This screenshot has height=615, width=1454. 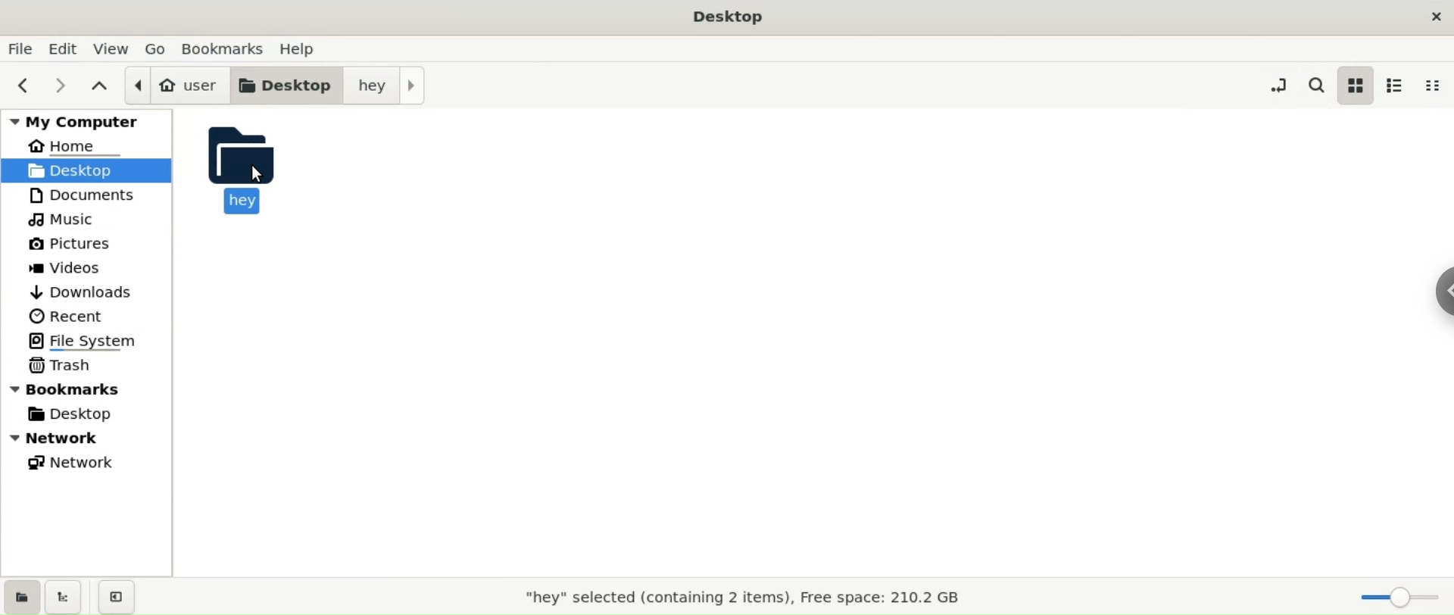 What do you see at coordinates (1283, 86) in the screenshot?
I see `toggle location entry` at bounding box center [1283, 86].